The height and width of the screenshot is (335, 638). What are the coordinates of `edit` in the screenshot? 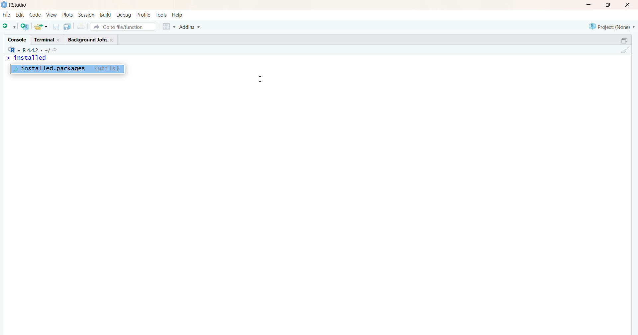 It's located at (20, 15).